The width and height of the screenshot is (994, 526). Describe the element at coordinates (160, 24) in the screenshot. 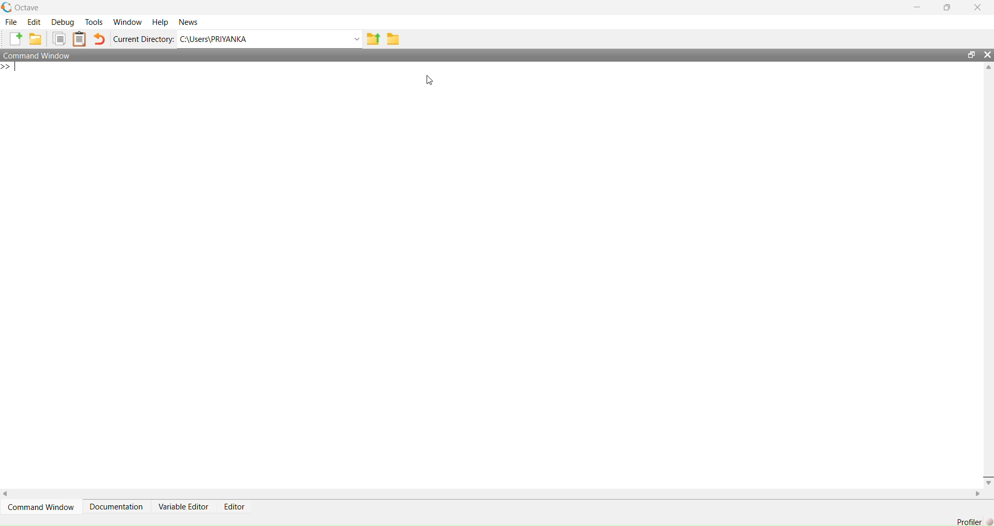

I see `Help` at that location.